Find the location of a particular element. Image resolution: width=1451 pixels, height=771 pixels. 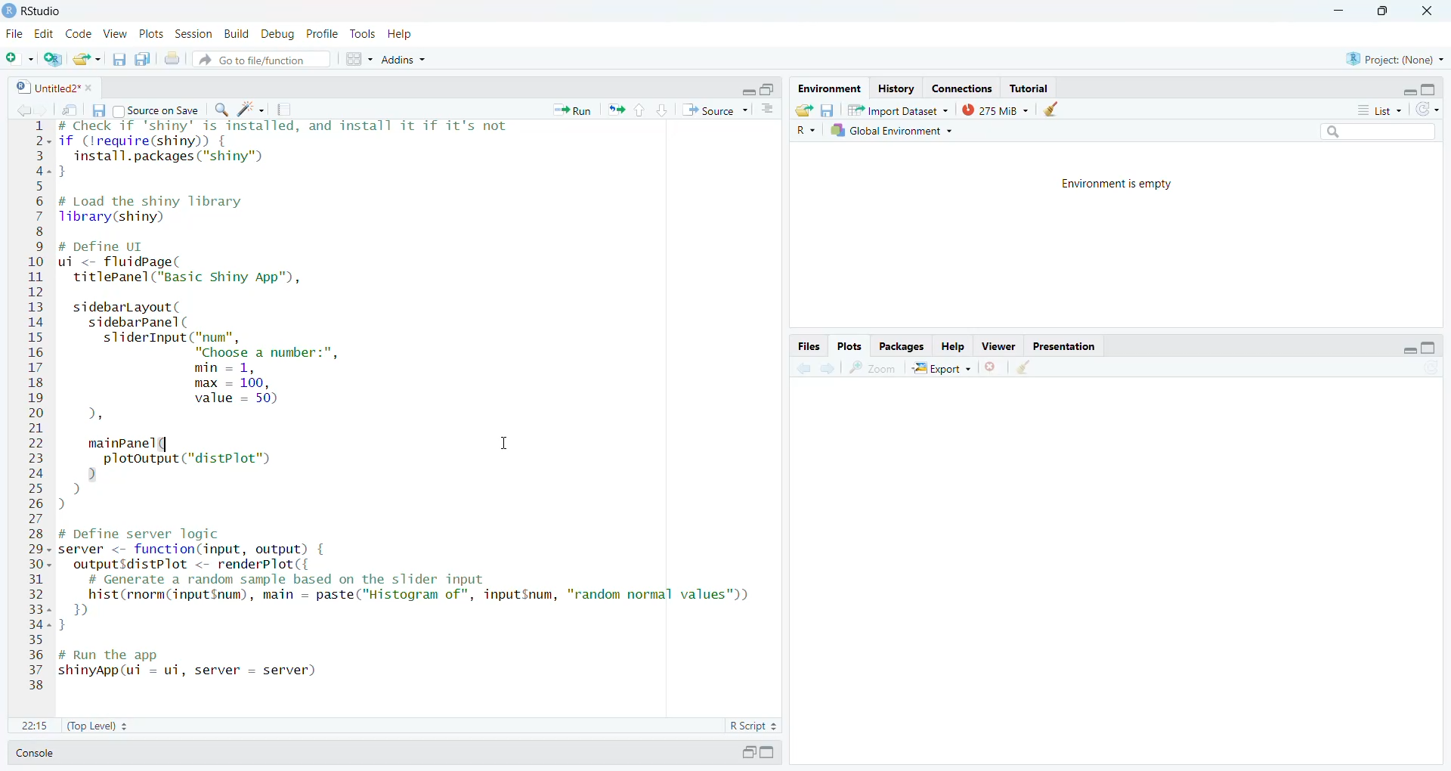

Console is located at coordinates (35, 753).